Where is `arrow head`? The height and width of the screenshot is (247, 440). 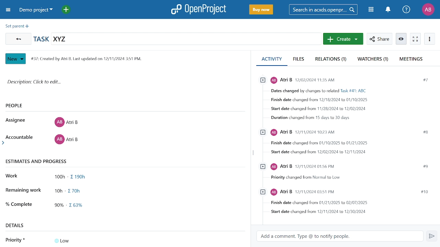 arrow head is located at coordinates (3, 143).